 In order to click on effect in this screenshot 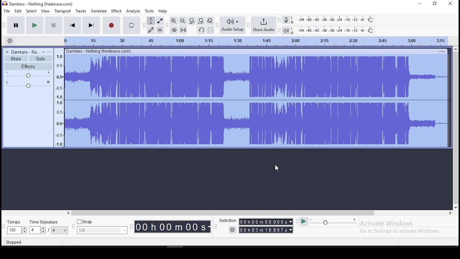, I will do `click(116, 11)`.